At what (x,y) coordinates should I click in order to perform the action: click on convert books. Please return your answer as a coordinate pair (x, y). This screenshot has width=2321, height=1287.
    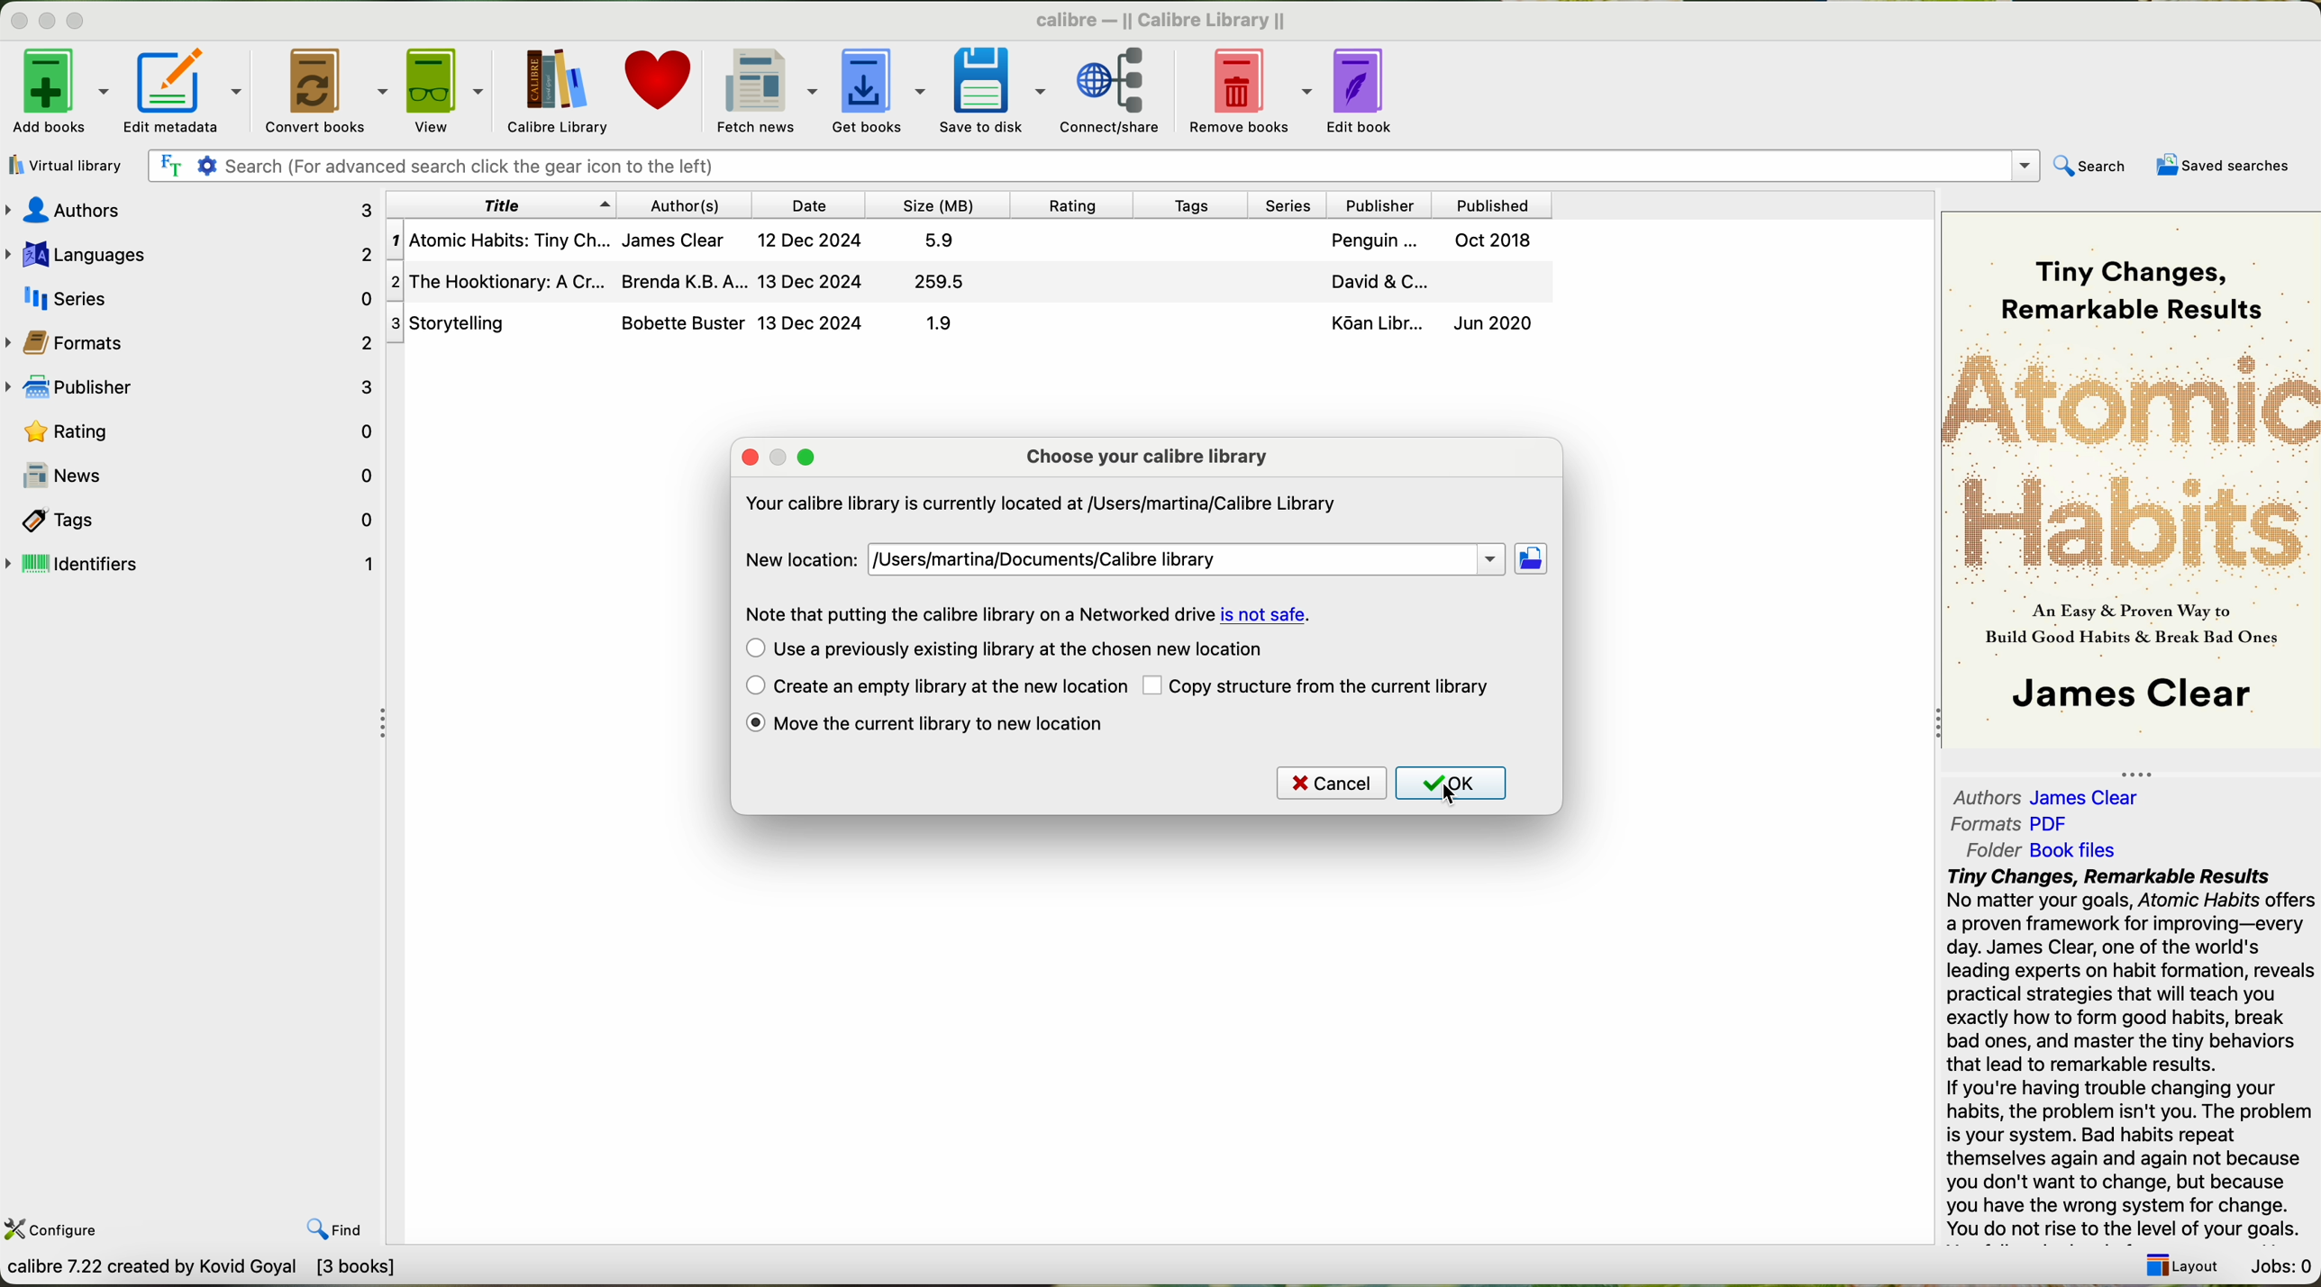
    Looking at the image, I should click on (323, 88).